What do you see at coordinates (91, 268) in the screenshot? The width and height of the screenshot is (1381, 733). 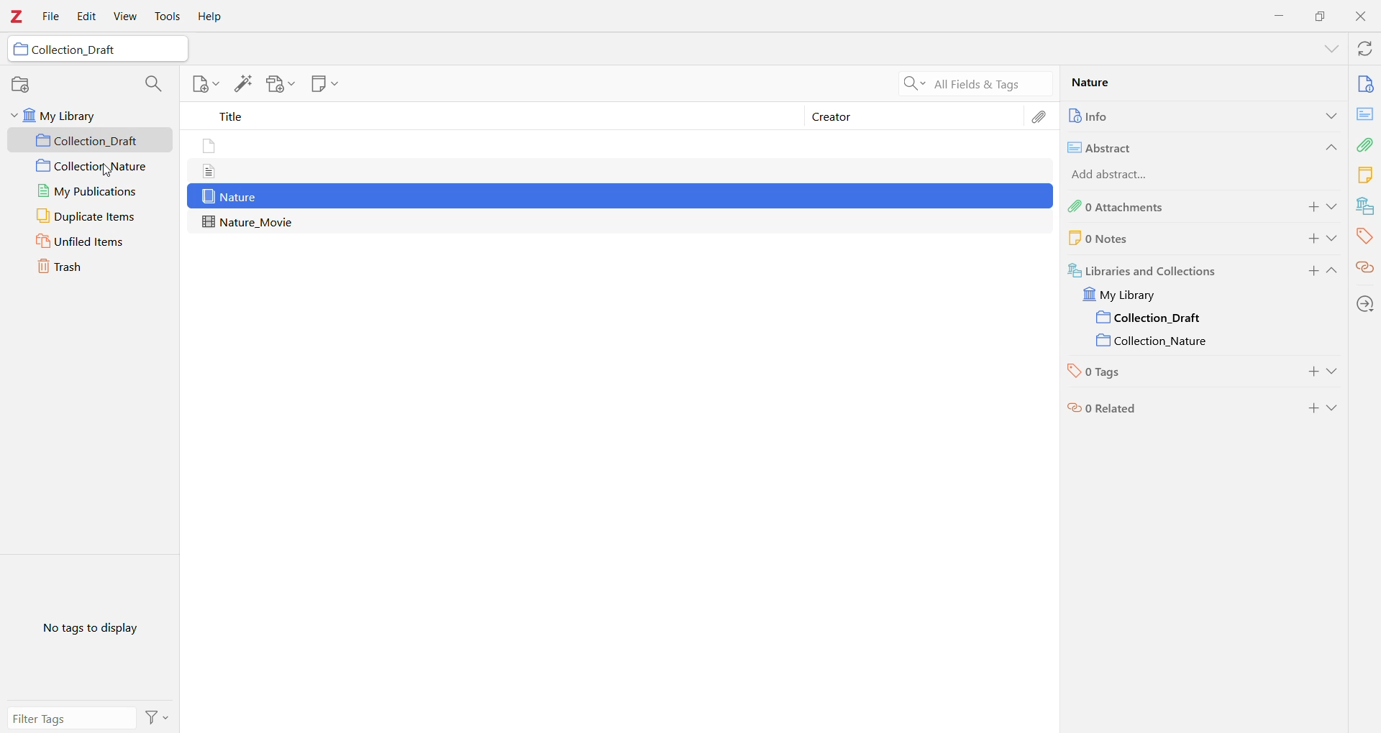 I see `Trash` at bounding box center [91, 268].